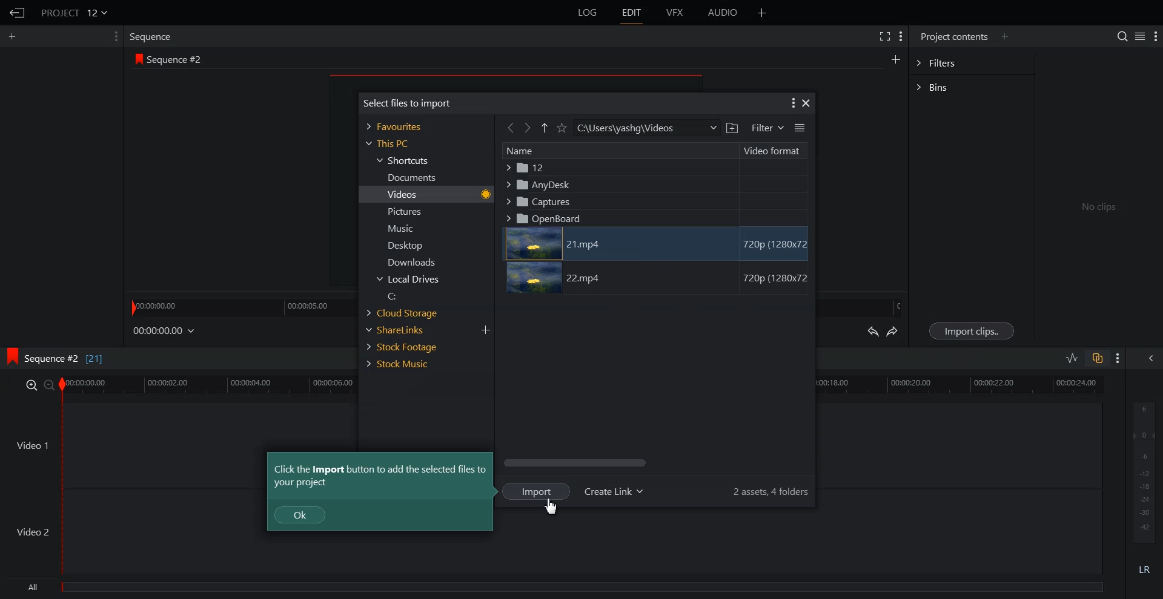  I want to click on Downloads, so click(410, 262).